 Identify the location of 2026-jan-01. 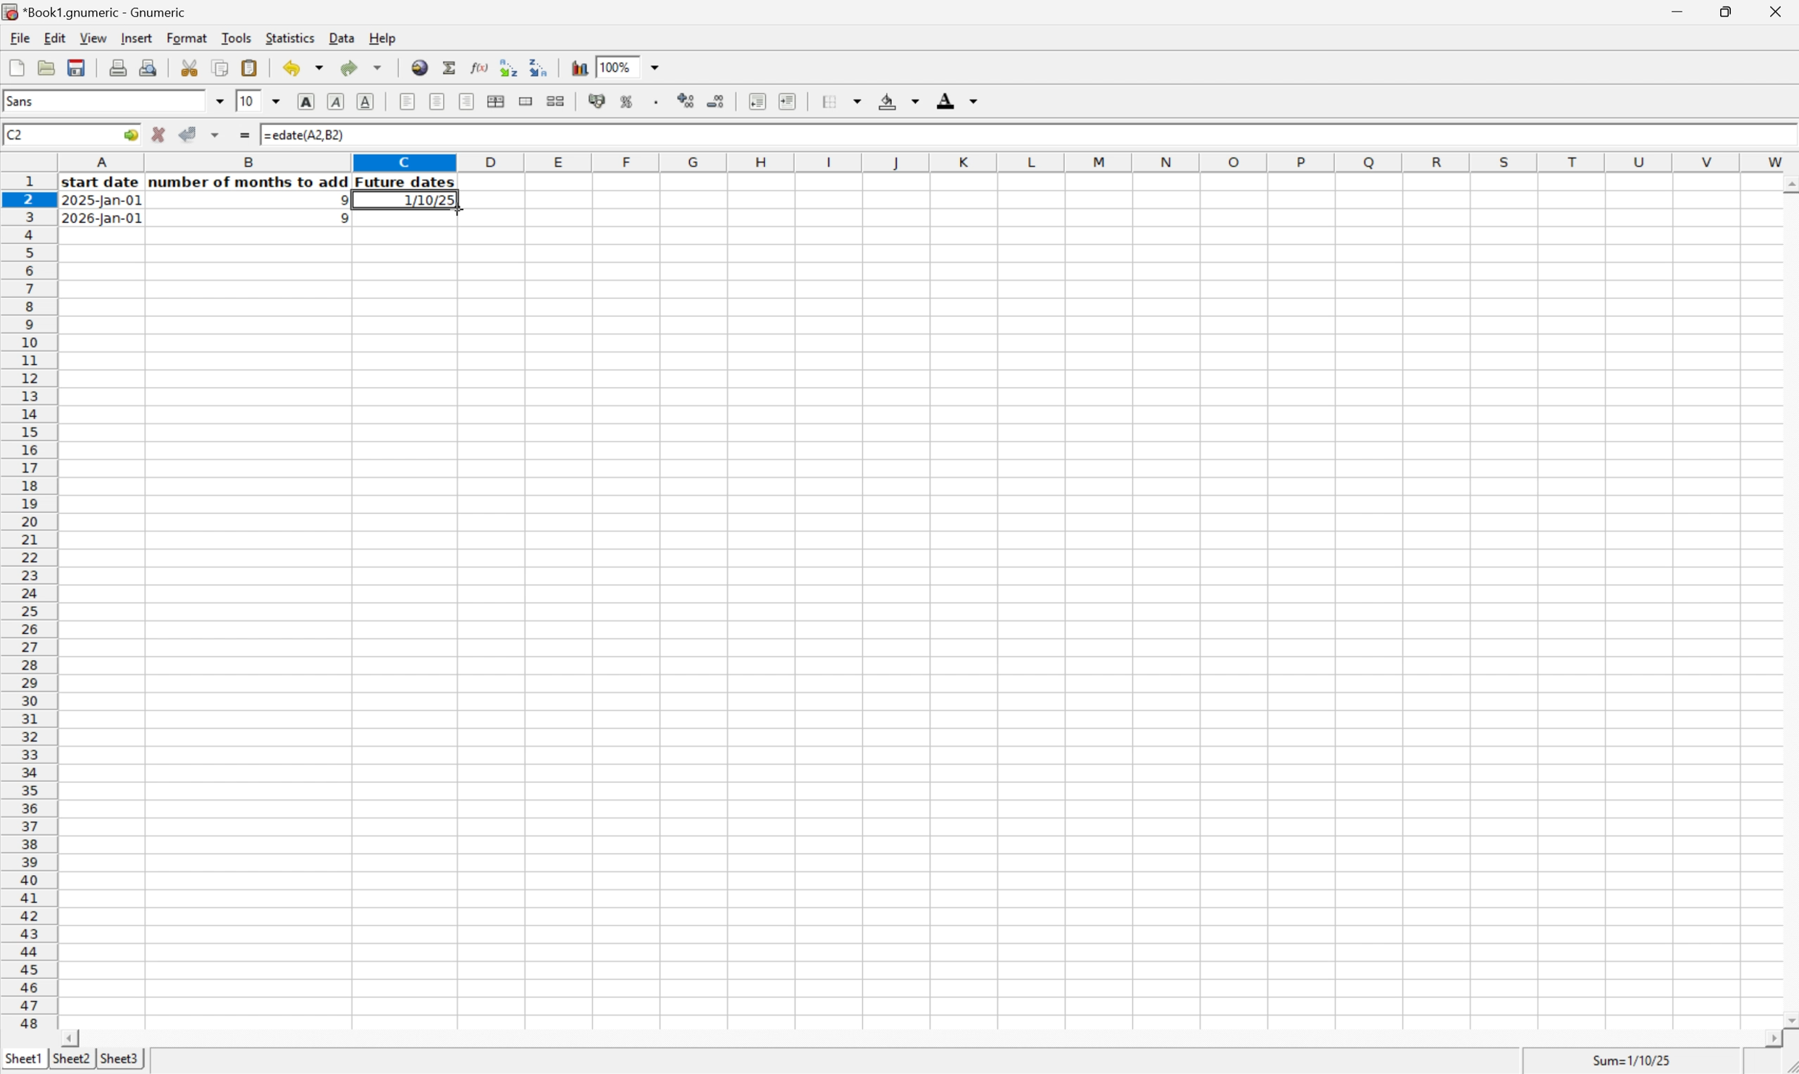
(101, 219).